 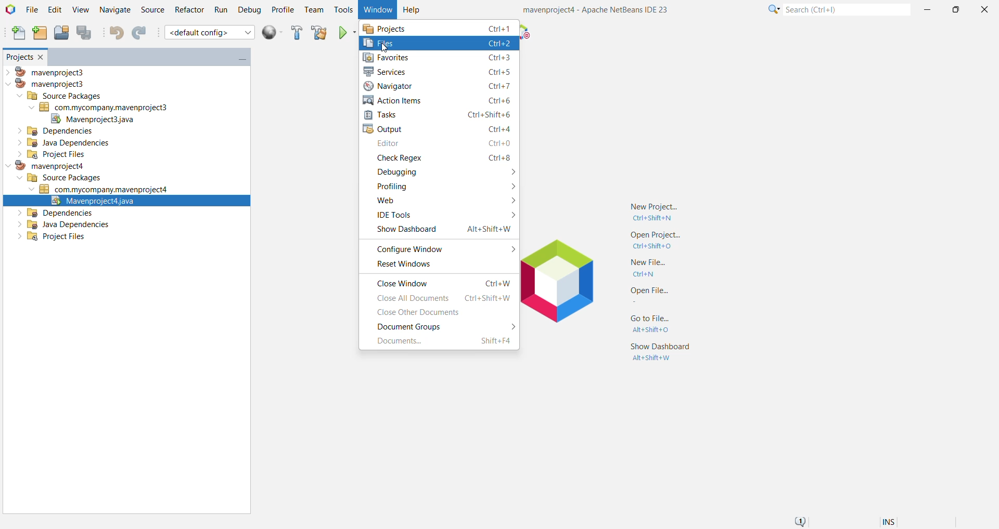 What do you see at coordinates (423, 312) in the screenshot?
I see `` at bounding box center [423, 312].